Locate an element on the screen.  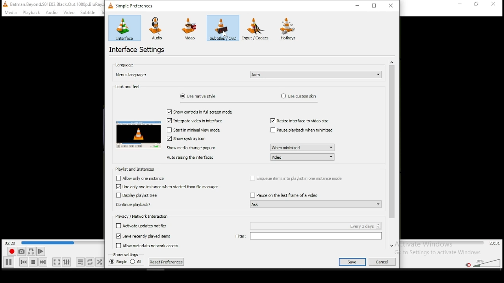
minimize is located at coordinates (461, 4).